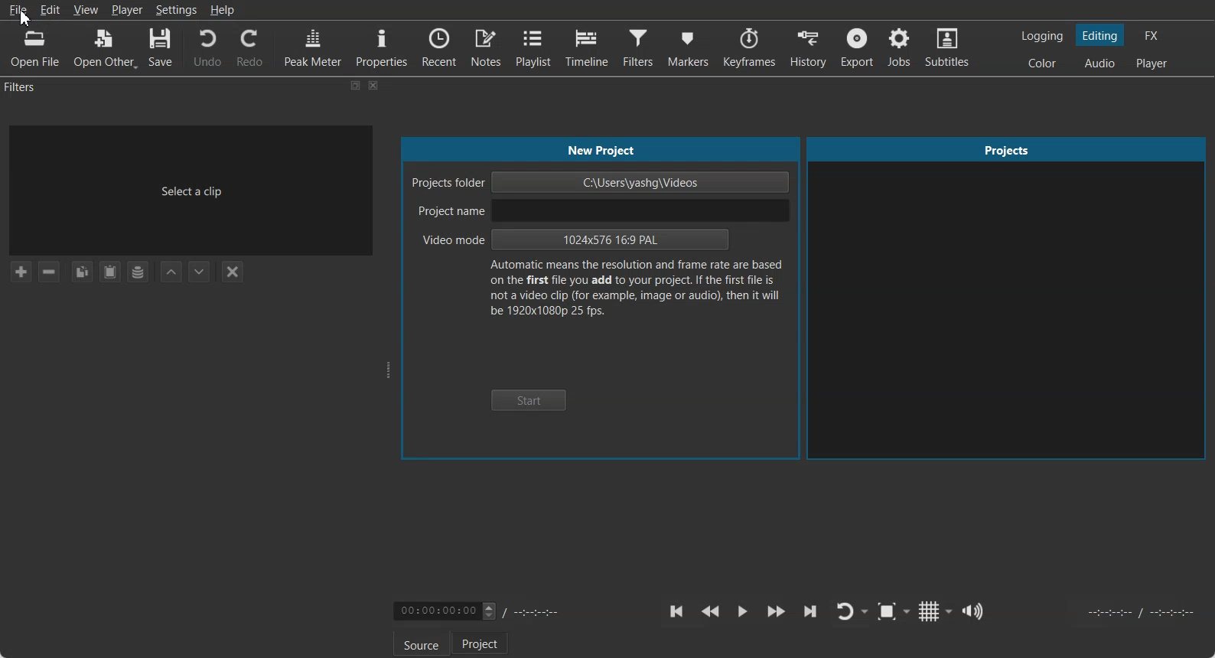 Image resolution: width=1215 pixels, height=658 pixels. What do you see at coordinates (638, 48) in the screenshot?
I see `Filter` at bounding box center [638, 48].